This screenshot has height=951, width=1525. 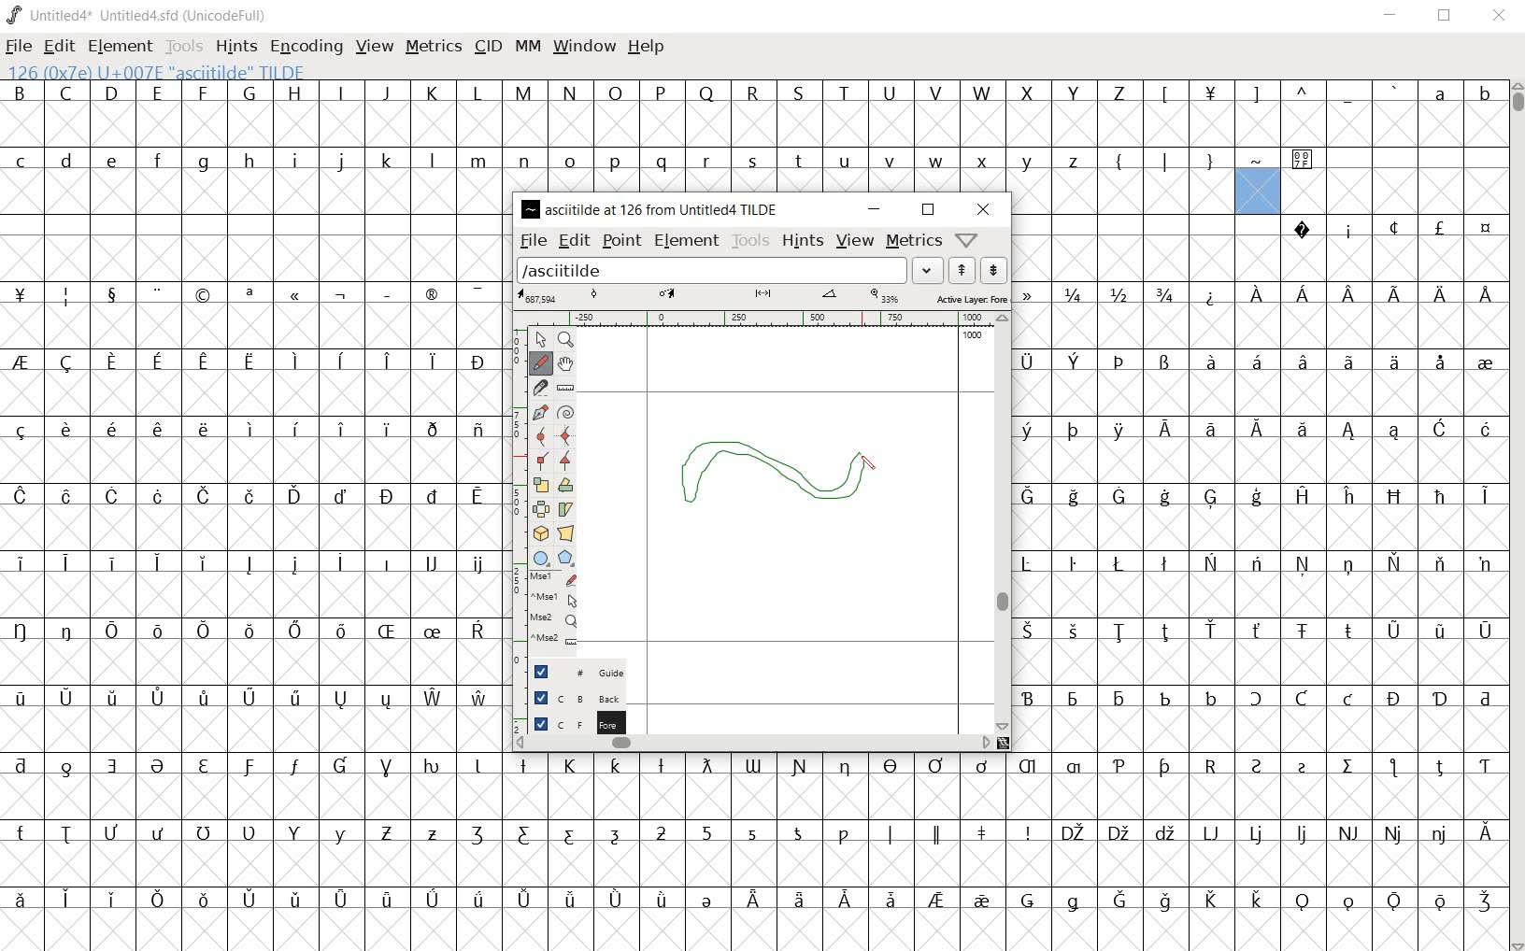 I want to click on file, so click(x=532, y=239).